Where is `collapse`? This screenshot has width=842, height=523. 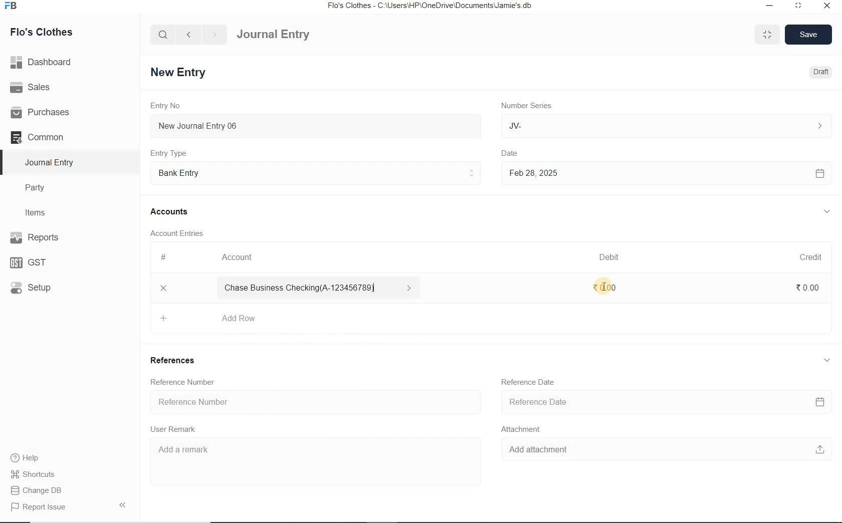 collapse is located at coordinates (826, 361).